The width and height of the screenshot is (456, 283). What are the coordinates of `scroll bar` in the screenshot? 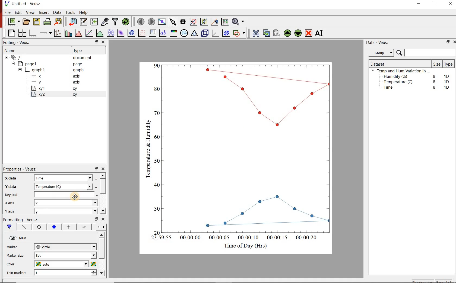 It's located at (102, 254).